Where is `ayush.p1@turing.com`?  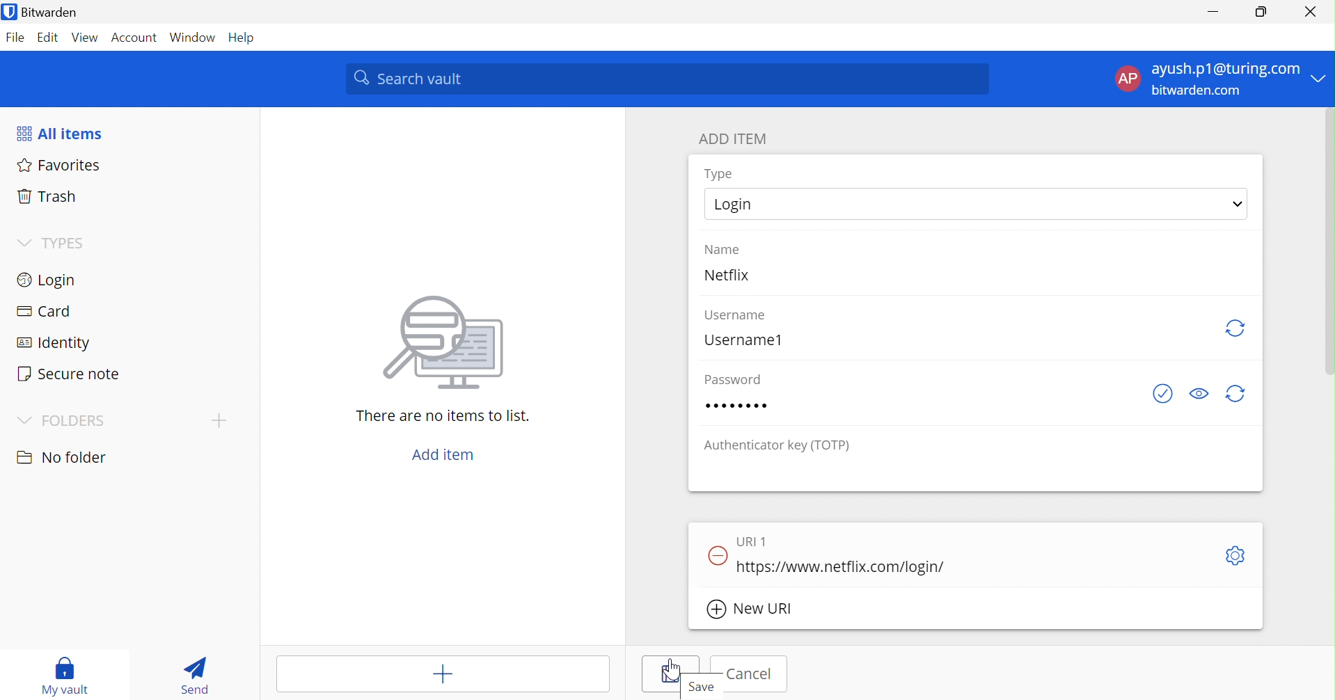
ayush.p1@turing.com is located at coordinates (1225, 67).